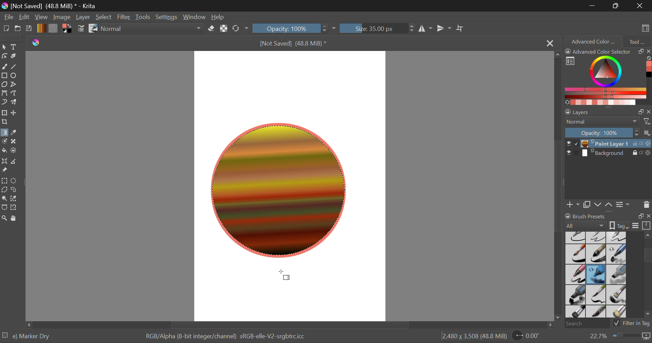  What do you see at coordinates (575, 274) in the screenshot?
I see `Marker Smooth` at bounding box center [575, 274].